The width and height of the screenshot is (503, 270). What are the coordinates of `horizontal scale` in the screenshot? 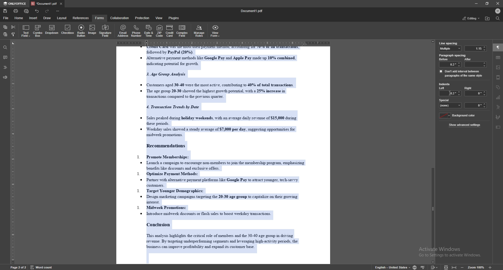 It's located at (223, 42).